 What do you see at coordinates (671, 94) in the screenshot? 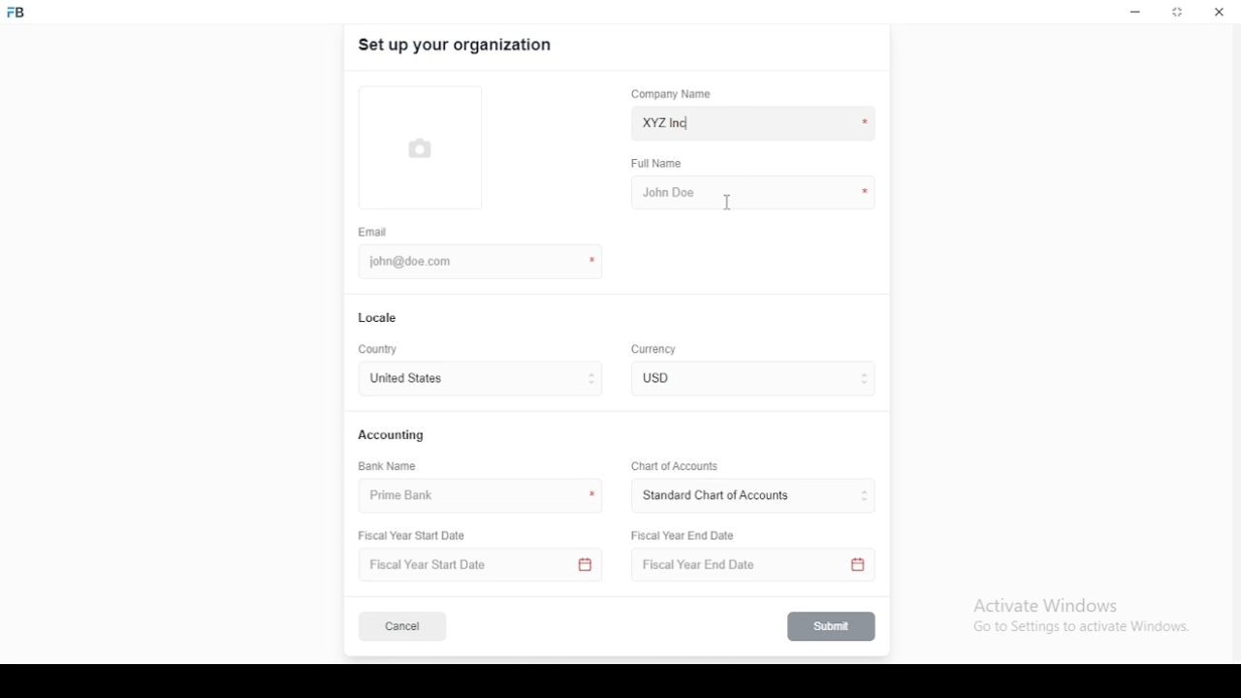
I see `company name` at bounding box center [671, 94].